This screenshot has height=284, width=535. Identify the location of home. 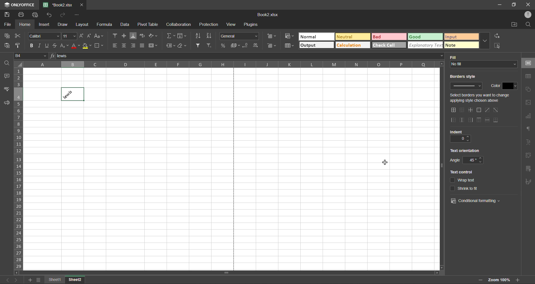
(25, 25).